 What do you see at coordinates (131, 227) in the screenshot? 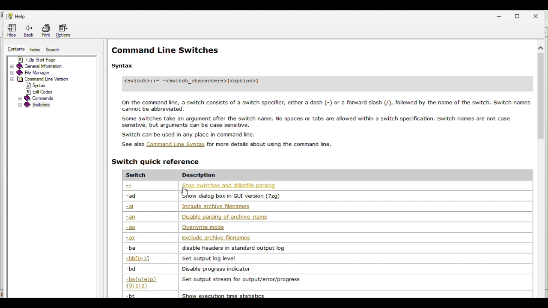
I see `-ao` at bounding box center [131, 227].